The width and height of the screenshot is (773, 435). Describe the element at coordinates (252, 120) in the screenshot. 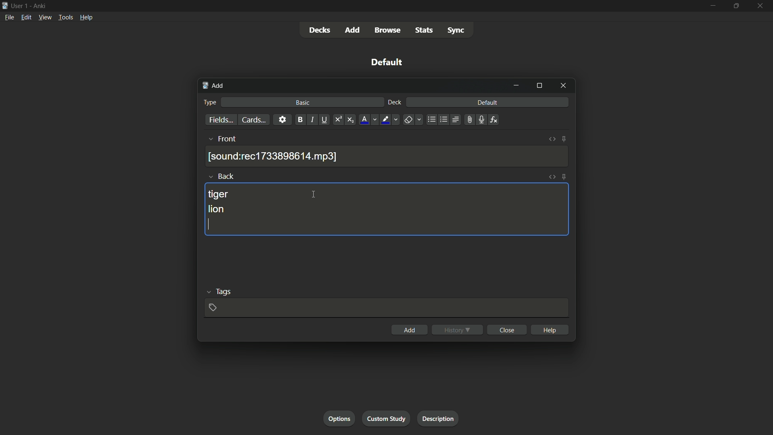

I see `cards` at that location.